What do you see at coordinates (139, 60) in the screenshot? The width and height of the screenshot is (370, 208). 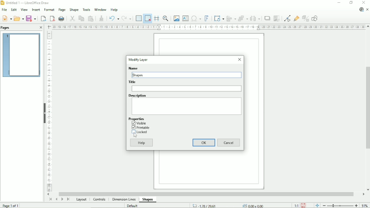 I see `Modify layer` at bounding box center [139, 60].